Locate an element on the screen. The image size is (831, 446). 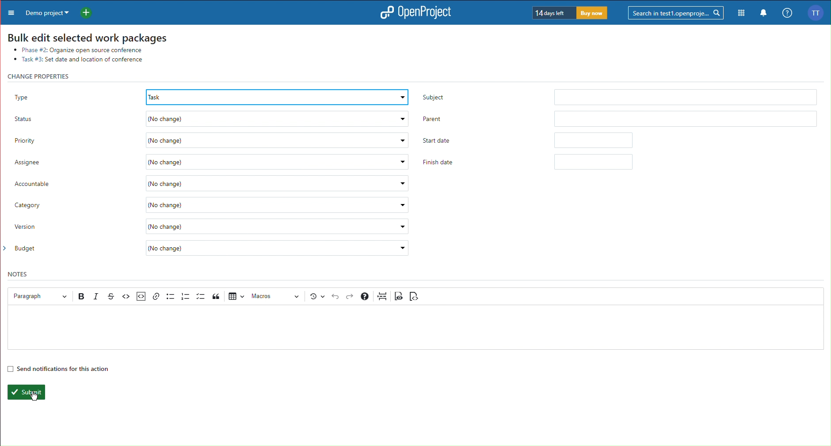
Strikethrough is located at coordinates (111, 296).